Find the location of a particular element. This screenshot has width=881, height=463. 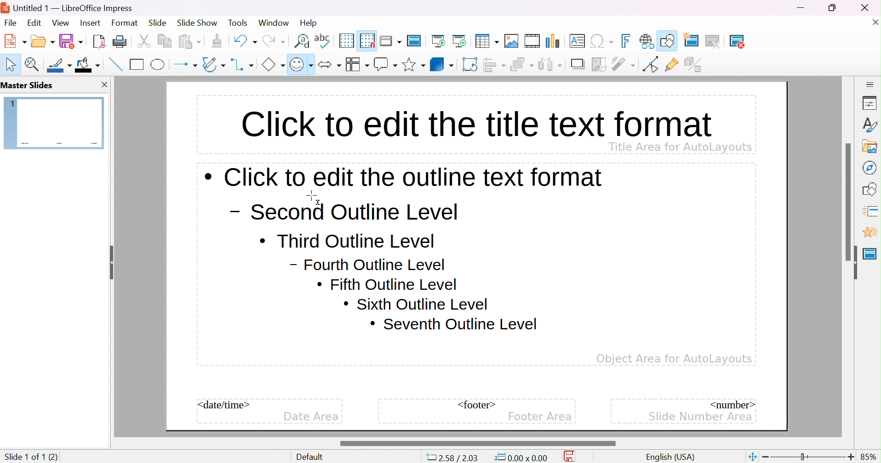

flowchart is located at coordinates (357, 64).